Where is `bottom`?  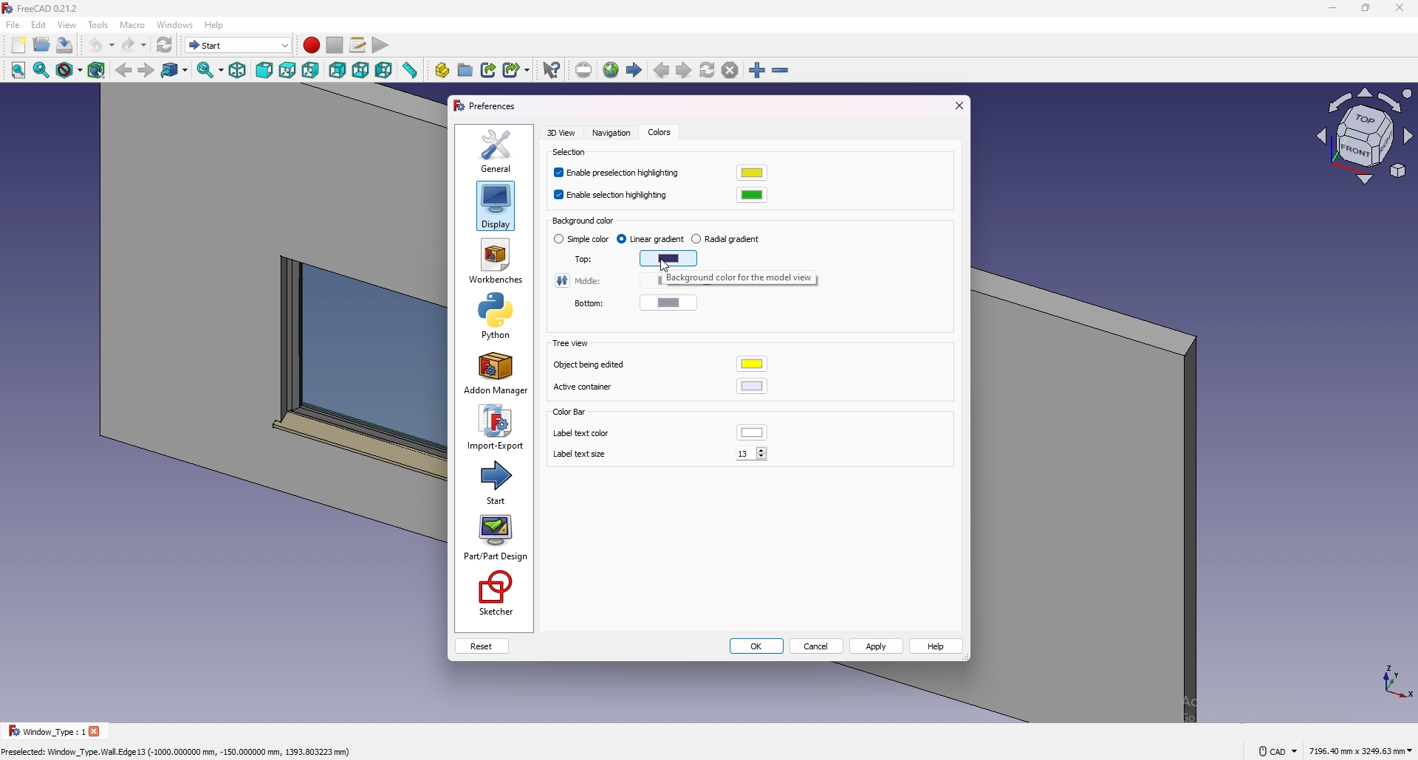 bottom is located at coordinates (361, 71).